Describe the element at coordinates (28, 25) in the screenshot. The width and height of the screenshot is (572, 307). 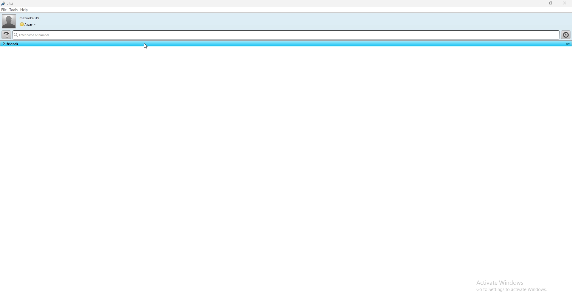
I see `user status` at that location.